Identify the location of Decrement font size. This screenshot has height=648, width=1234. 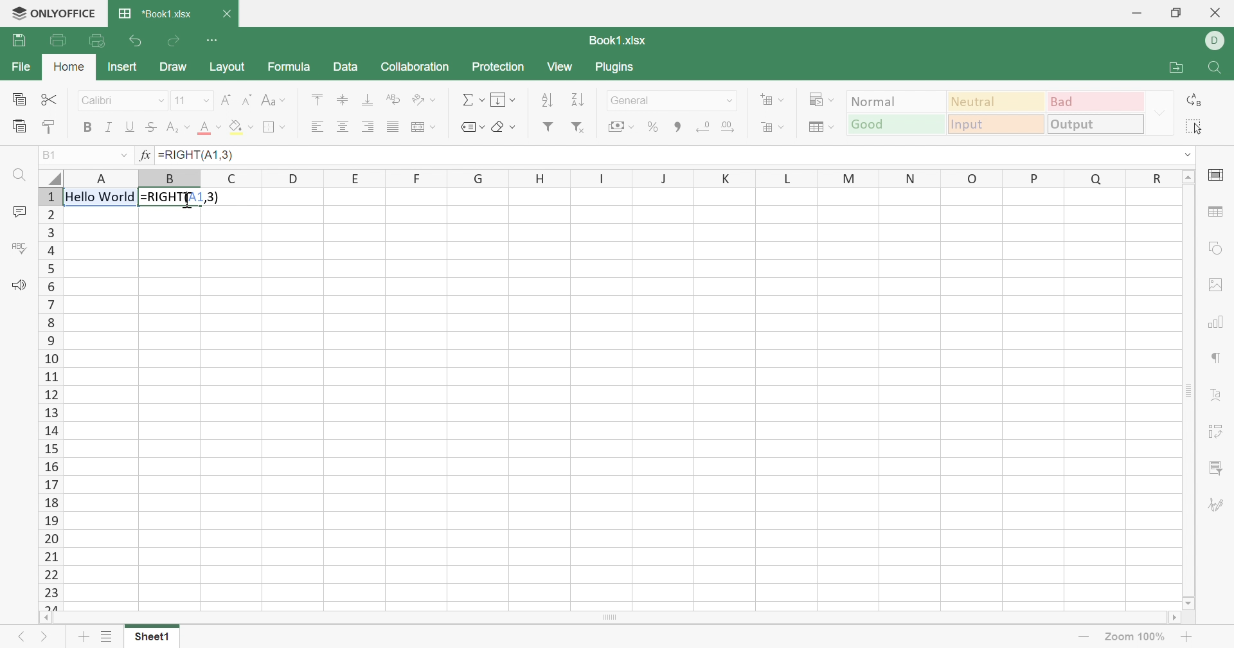
(247, 98).